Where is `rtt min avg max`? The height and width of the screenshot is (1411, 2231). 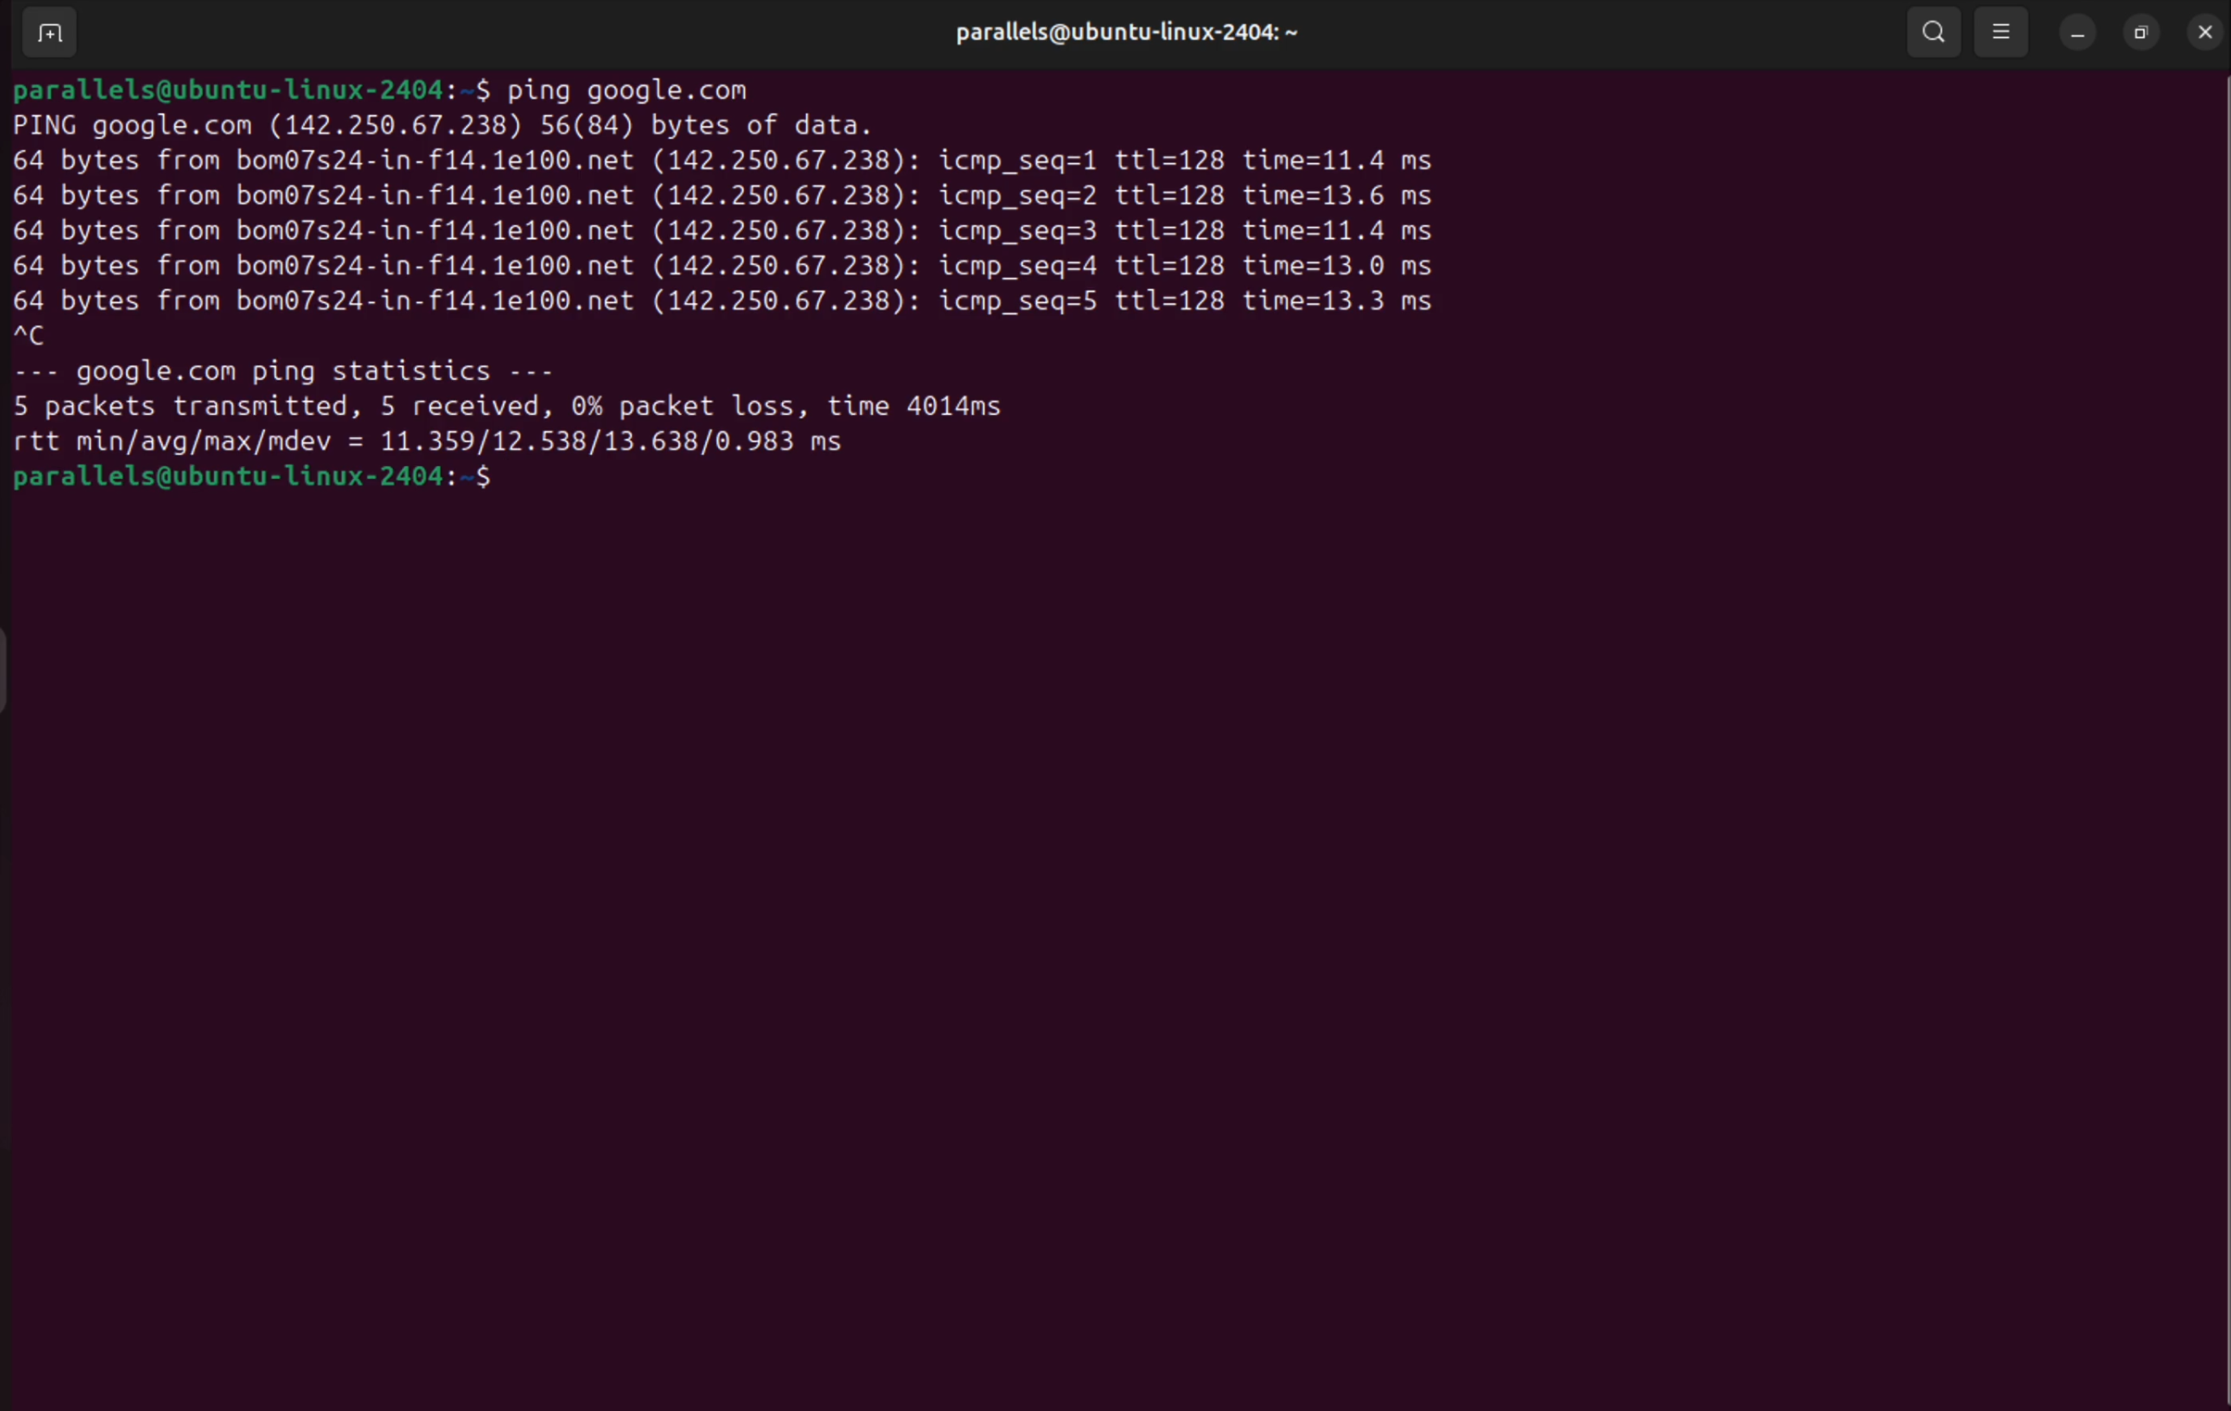
rtt min avg max is located at coordinates (170, 445).